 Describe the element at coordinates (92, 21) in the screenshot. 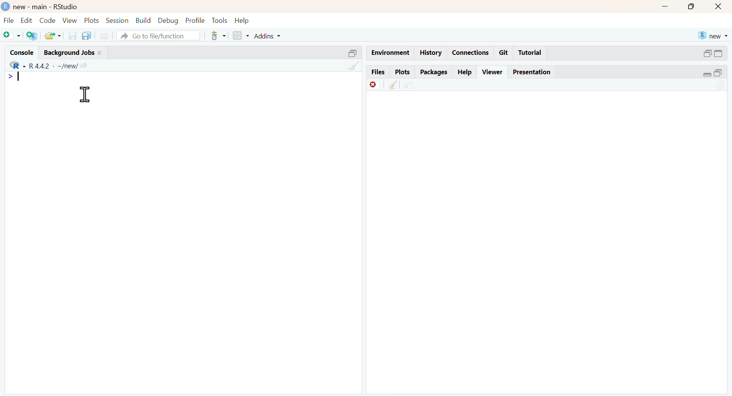

I see `plots` at that location.